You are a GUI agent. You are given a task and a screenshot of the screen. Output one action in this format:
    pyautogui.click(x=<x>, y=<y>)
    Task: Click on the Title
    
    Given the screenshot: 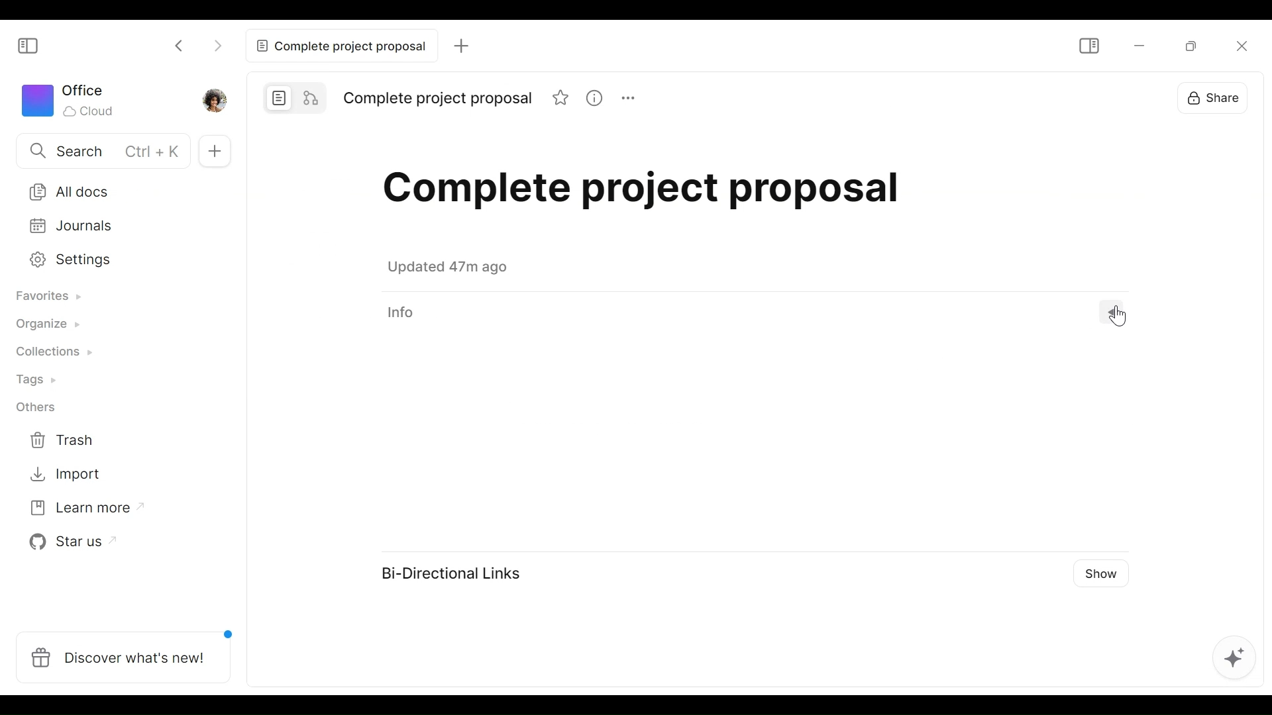 What is the action you would take?
    pyautogui.click(x=662, y=195)
    